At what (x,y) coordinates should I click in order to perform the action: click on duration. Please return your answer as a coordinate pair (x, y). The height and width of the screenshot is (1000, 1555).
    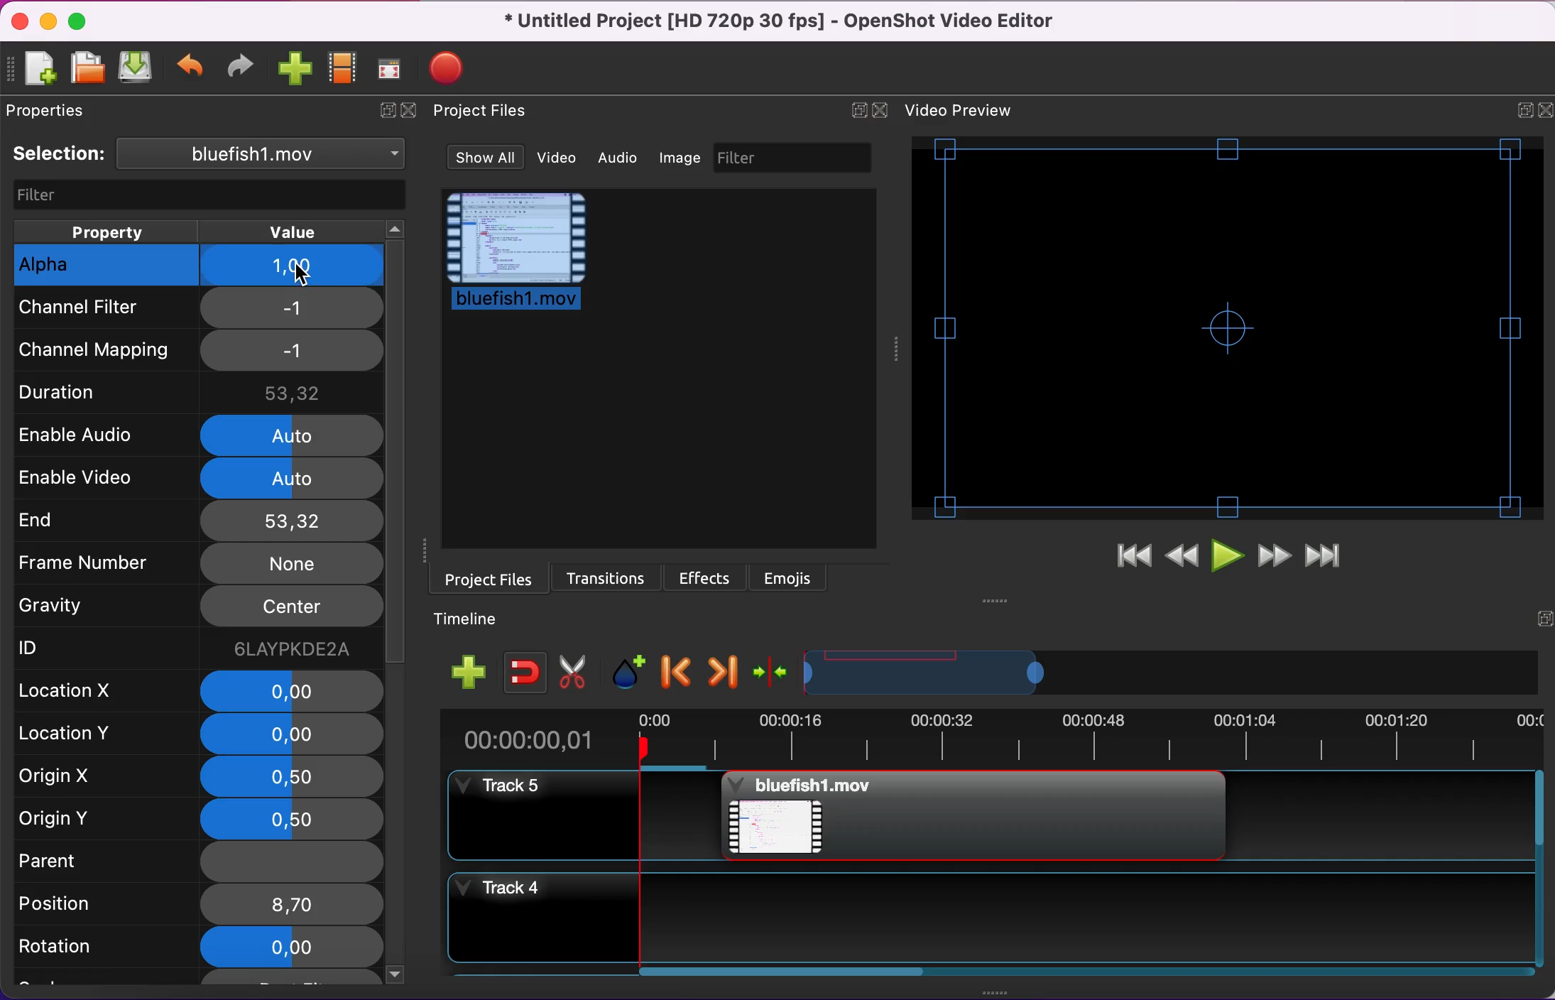
    Looking at the image, I should click on (105, 394).